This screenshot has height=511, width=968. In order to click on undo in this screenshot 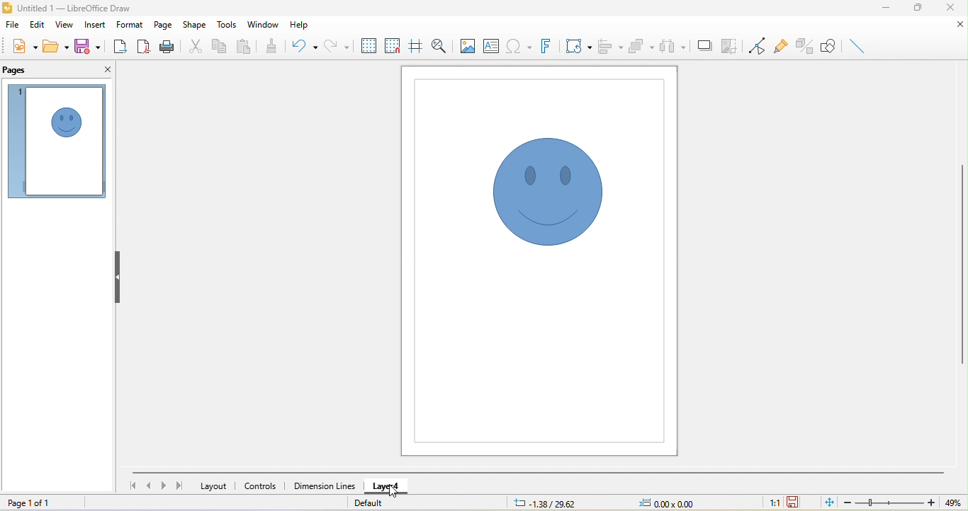, I will do `click(305, 47)`.